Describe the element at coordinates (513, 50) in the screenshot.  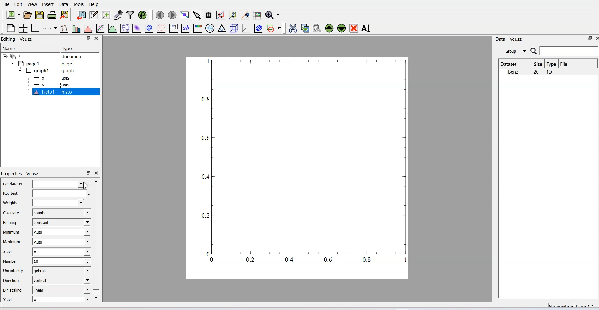
I see `Group` at that location.